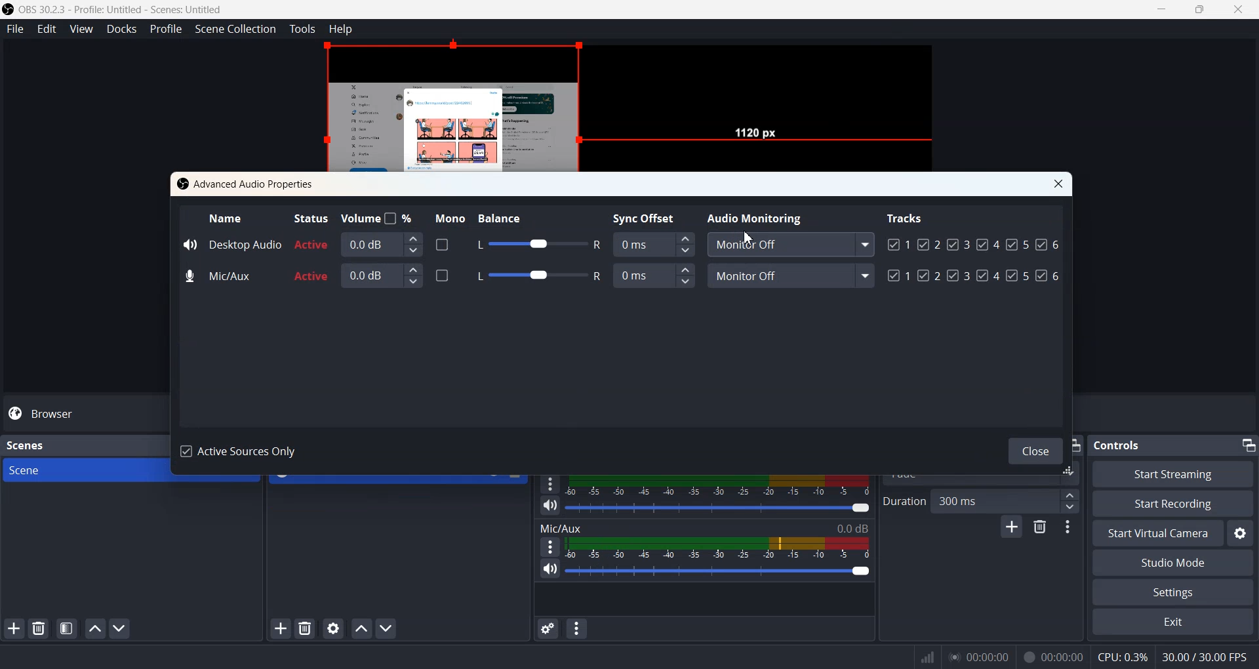 This screenshot has width=1259, height=669. Describe the element at coordinates (94, 628) in the screenshot. I see `Move scene up` at that location.